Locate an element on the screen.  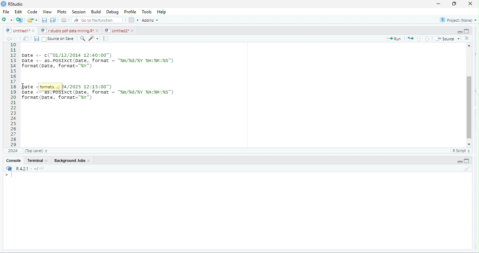
close is located at coordinates (99, 30).